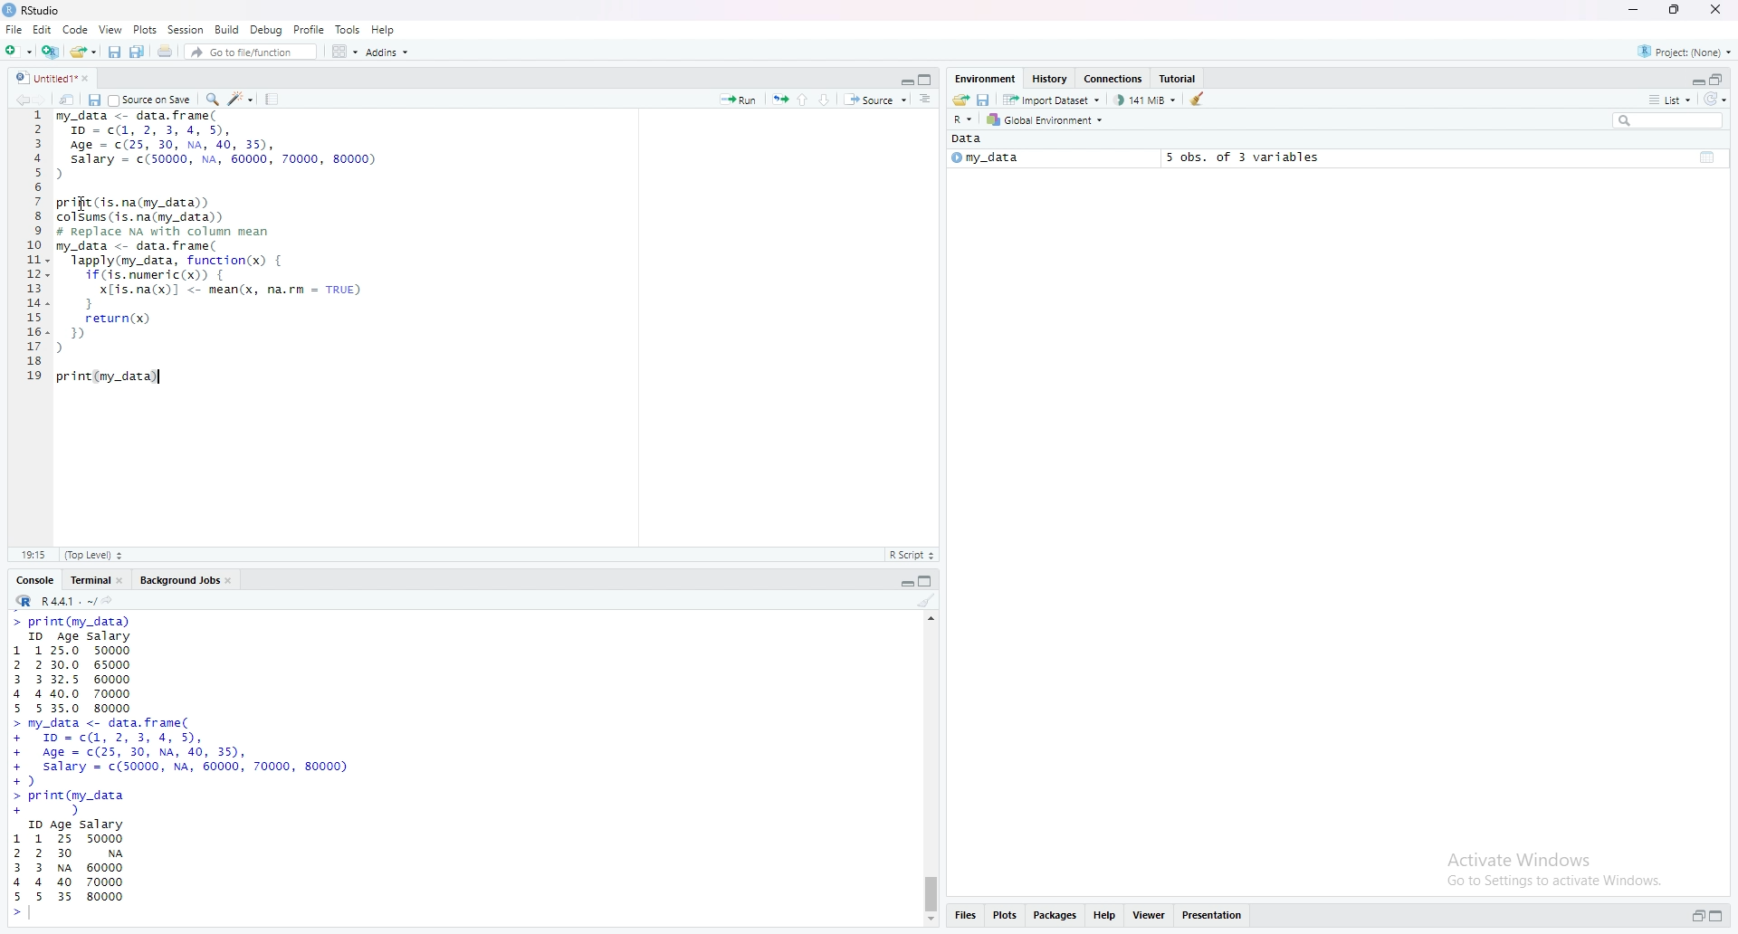 The image size is (1738, 934). I want to click on 5 obs, of 3 variables, so click(1236, 157).